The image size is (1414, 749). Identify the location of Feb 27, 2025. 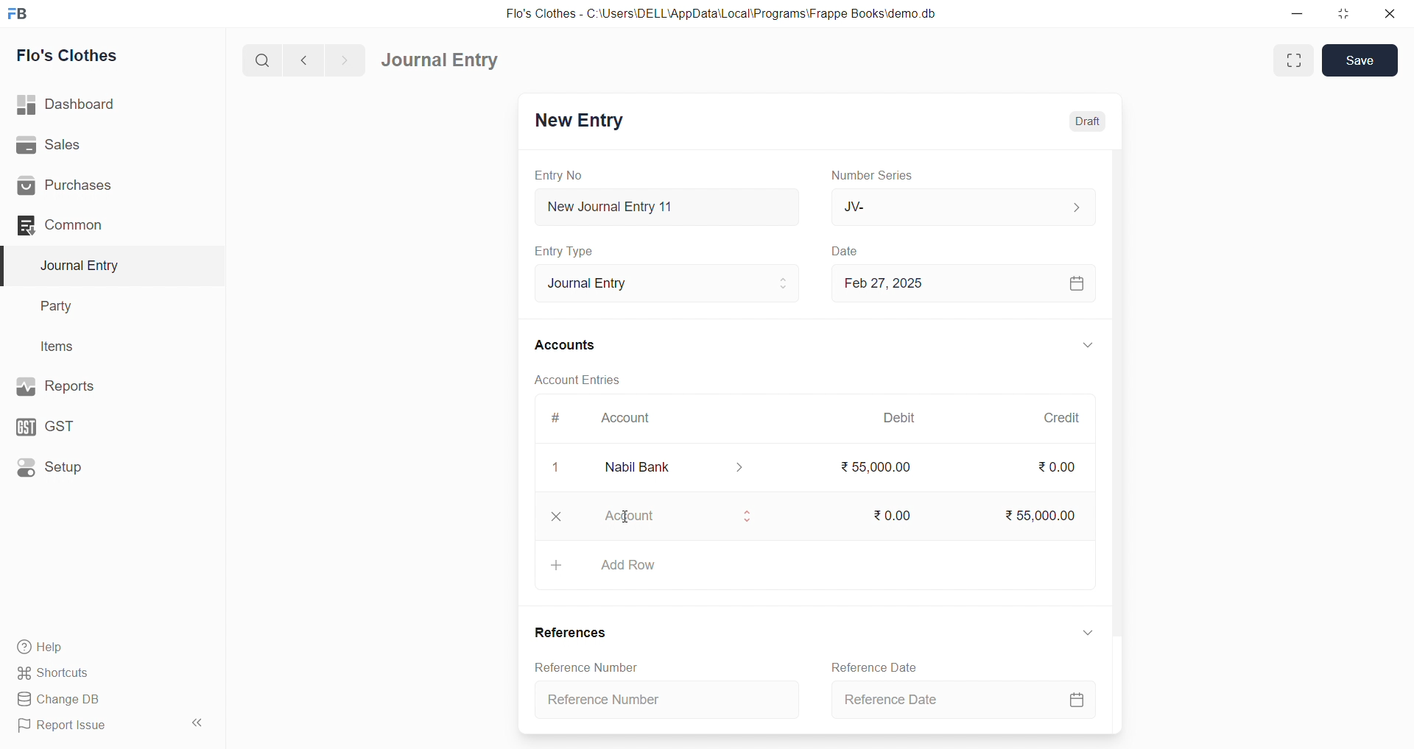
(962, 283).